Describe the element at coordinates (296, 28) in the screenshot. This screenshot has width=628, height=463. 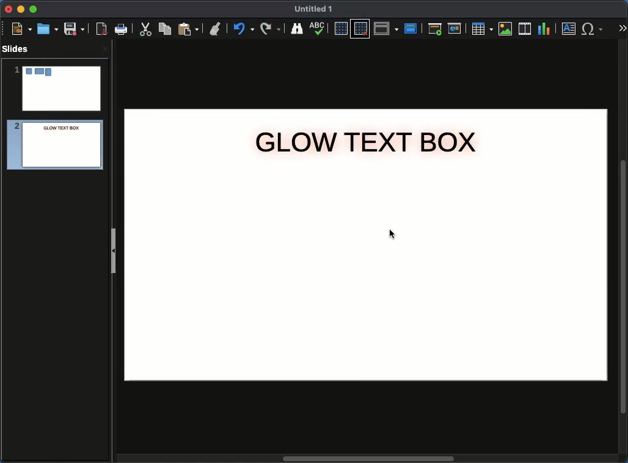
I see `Find` at that location.